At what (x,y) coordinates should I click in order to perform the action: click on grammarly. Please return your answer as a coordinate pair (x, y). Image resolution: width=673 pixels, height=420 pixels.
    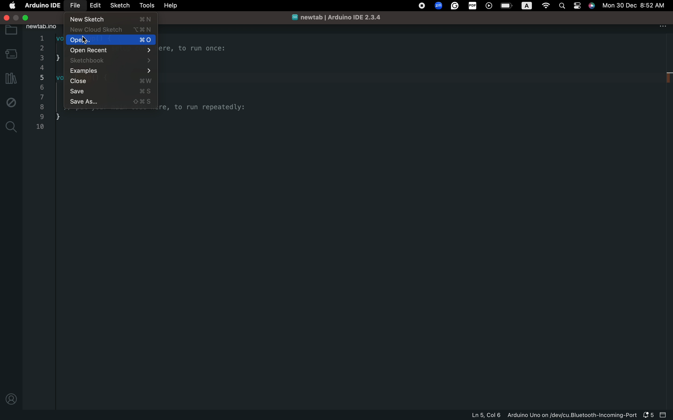
    Looking at the image, I should click on (455, 5).